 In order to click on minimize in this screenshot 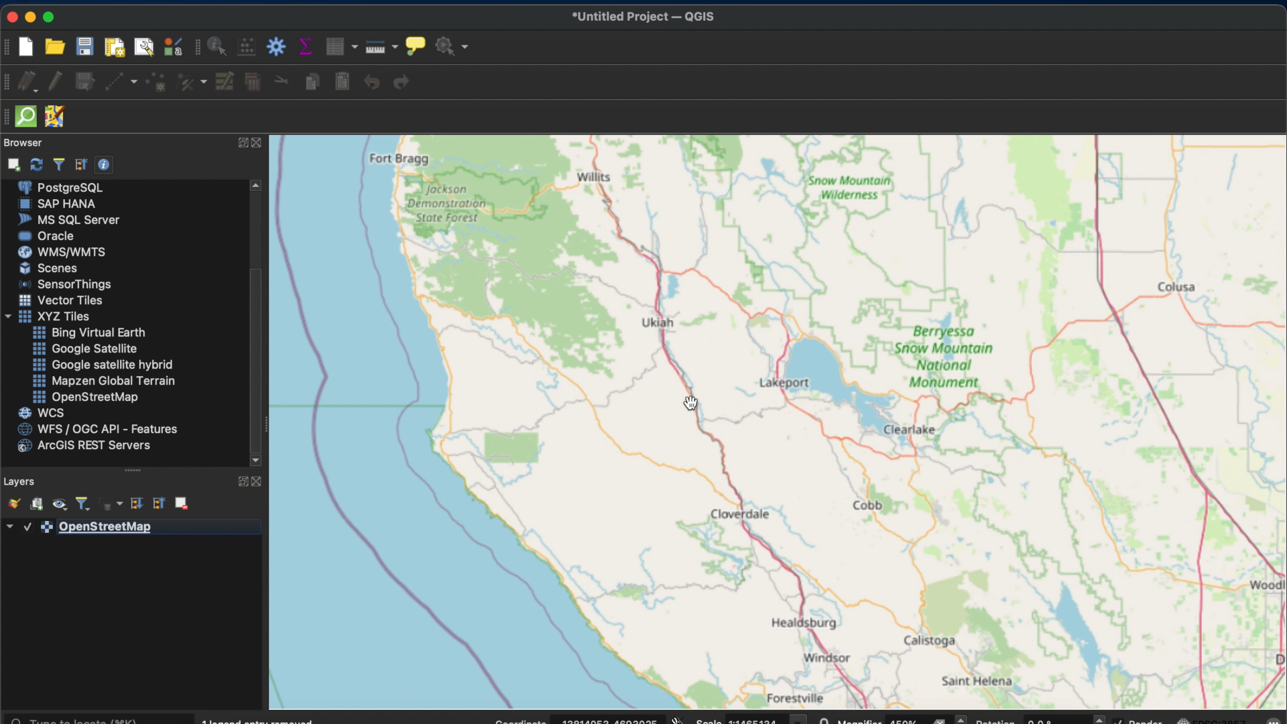, I will do `click(32, 17)`.